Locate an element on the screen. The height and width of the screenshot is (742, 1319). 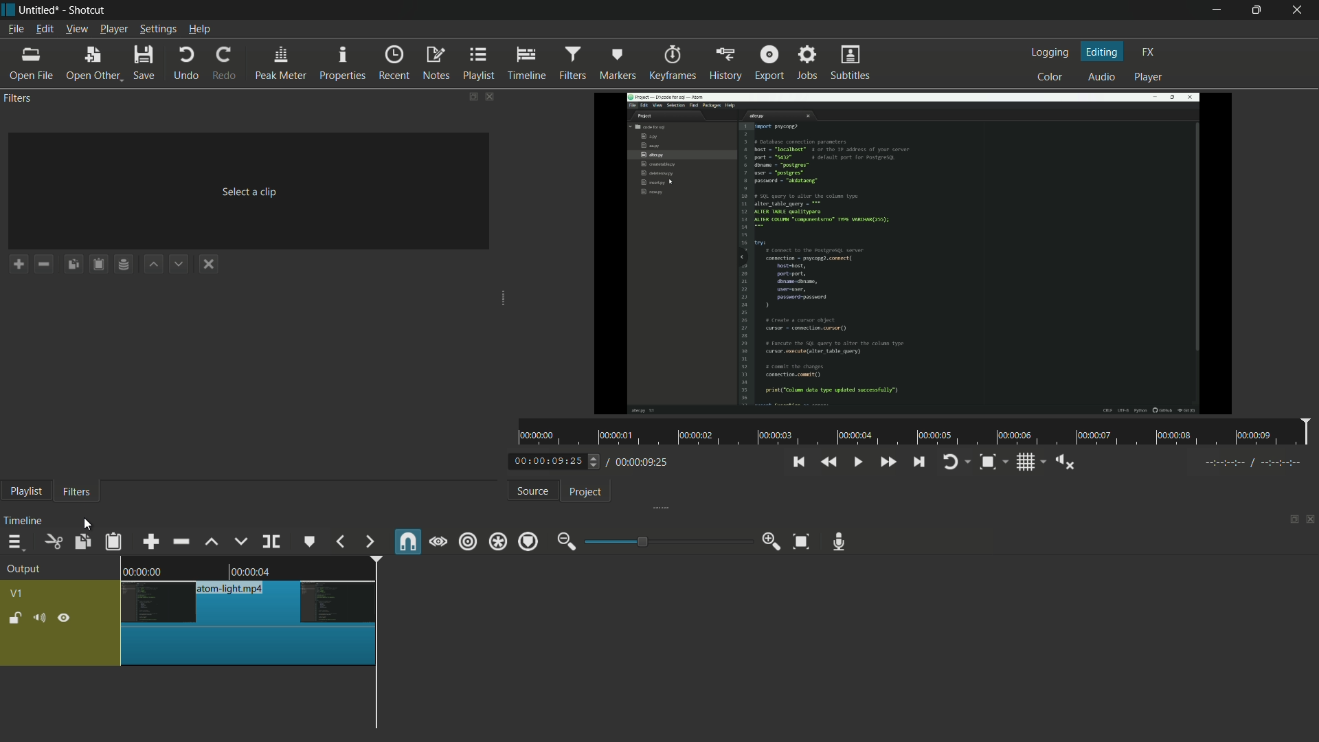
editing is located at coordinates (1103, 51).